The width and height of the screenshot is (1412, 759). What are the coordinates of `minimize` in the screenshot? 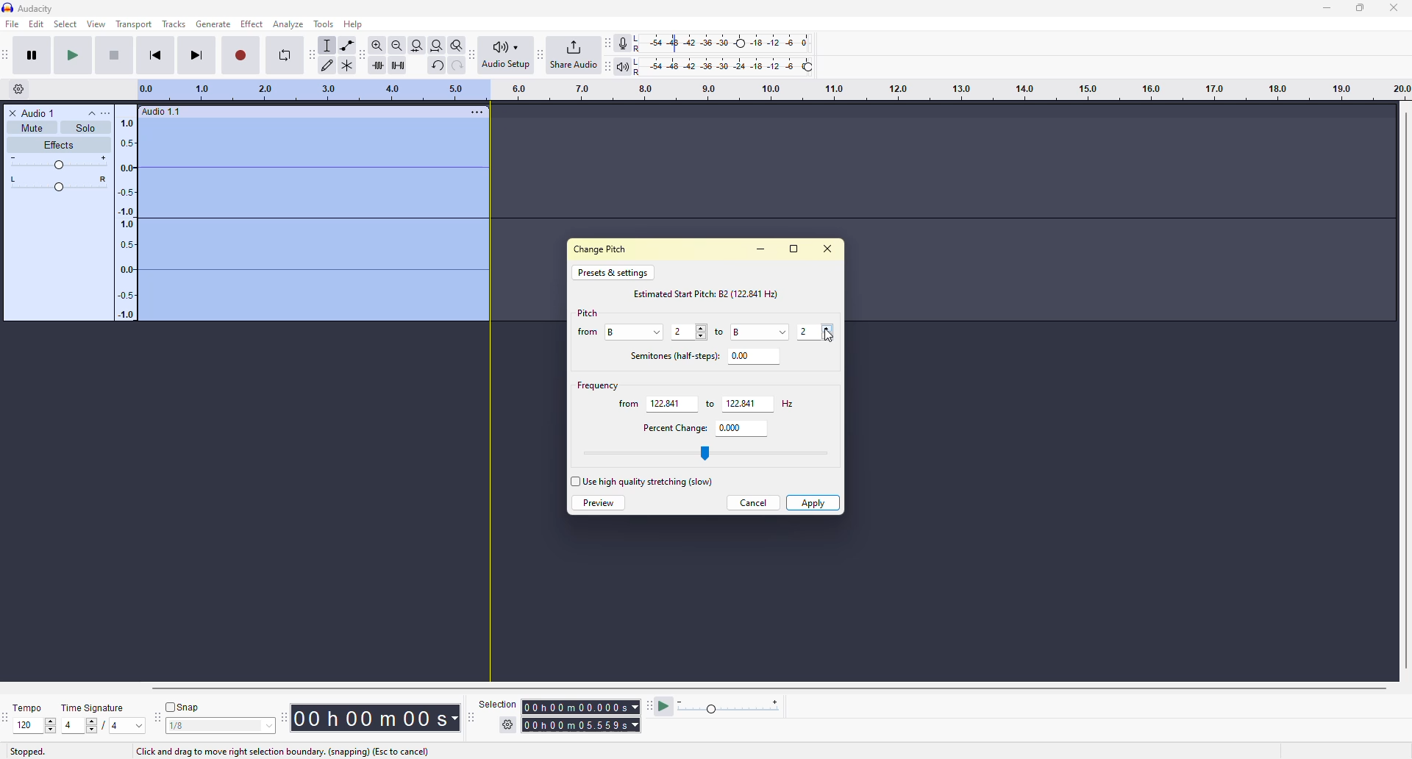 It's located at (1322, 9).